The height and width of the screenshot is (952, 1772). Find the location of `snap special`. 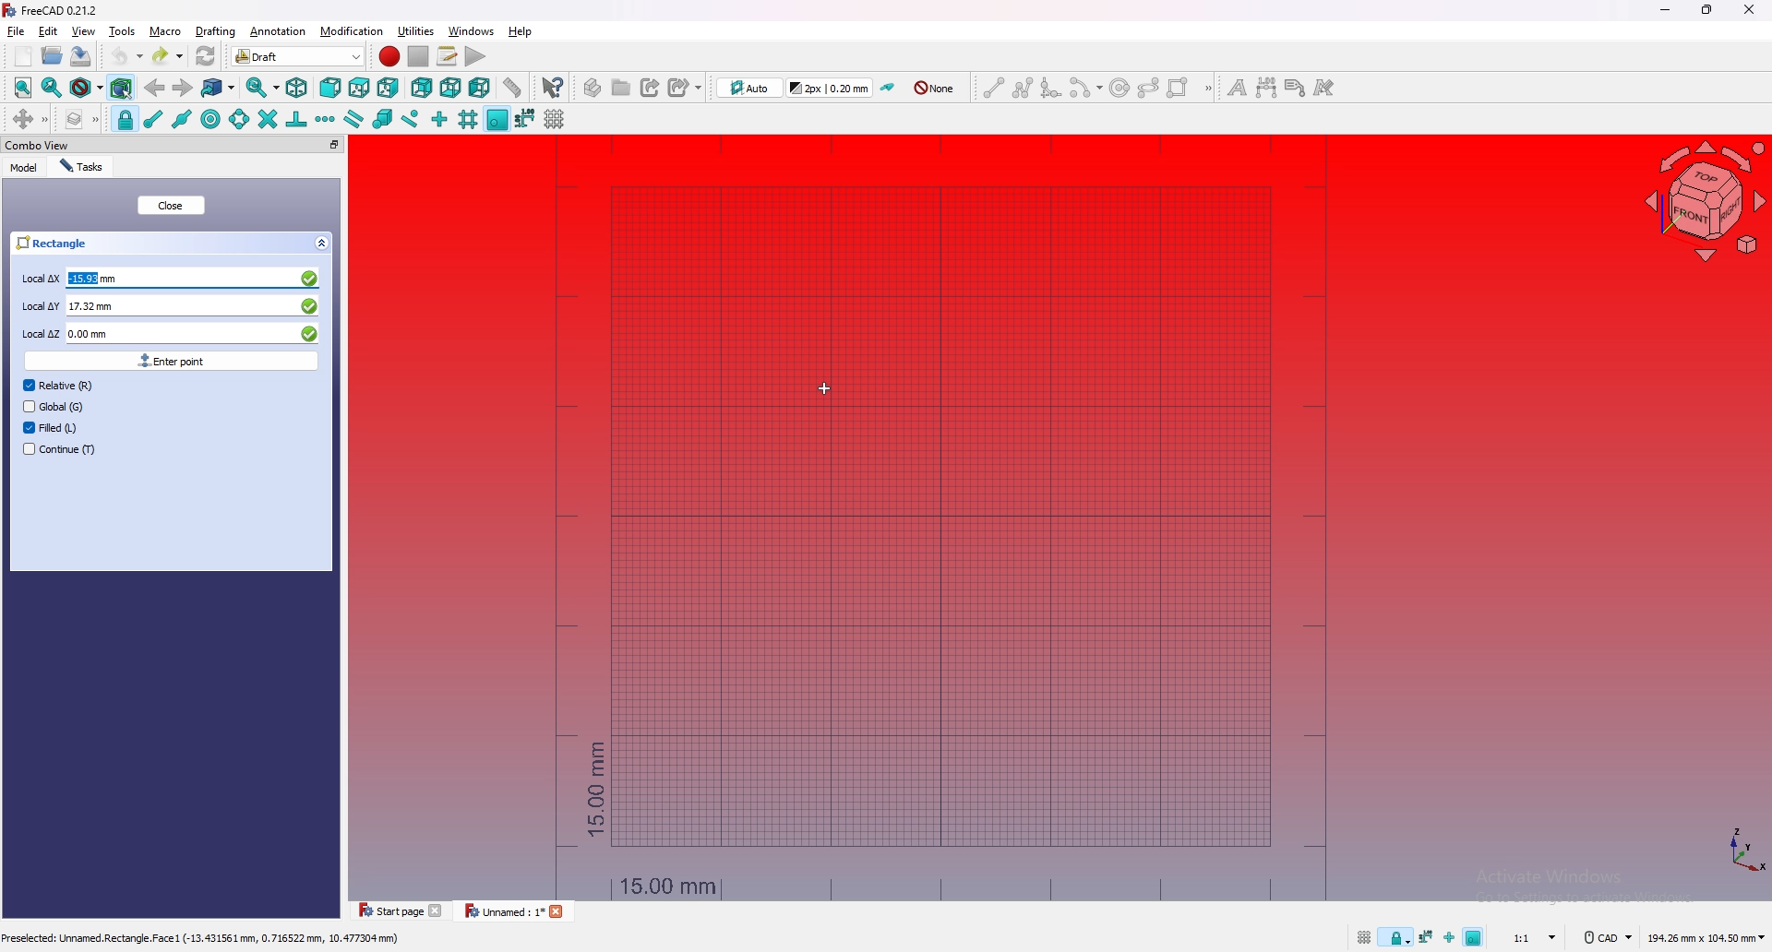

snap special is located at coordinates (381, 119).